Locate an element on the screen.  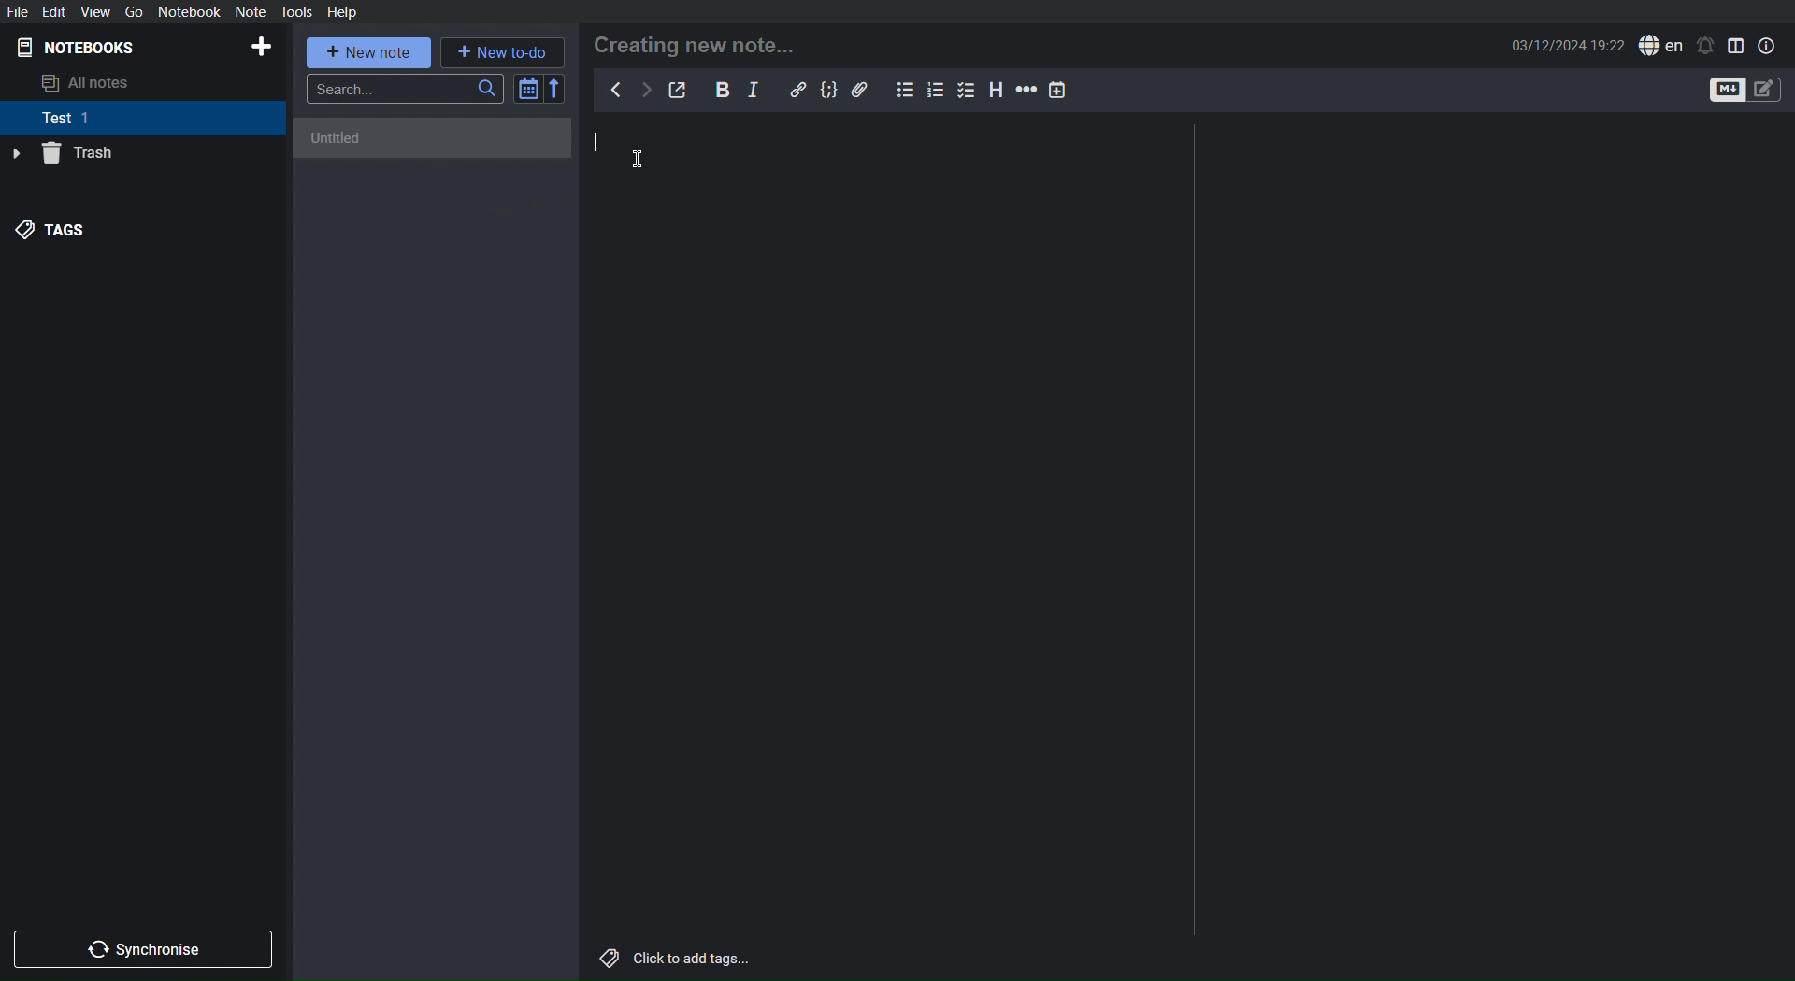
Trash is located at coordinates (64, 154).